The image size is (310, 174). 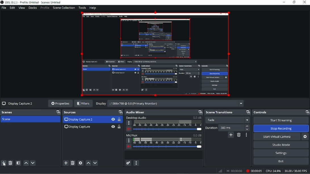 I want to click on View, so click(x=22, y=8).